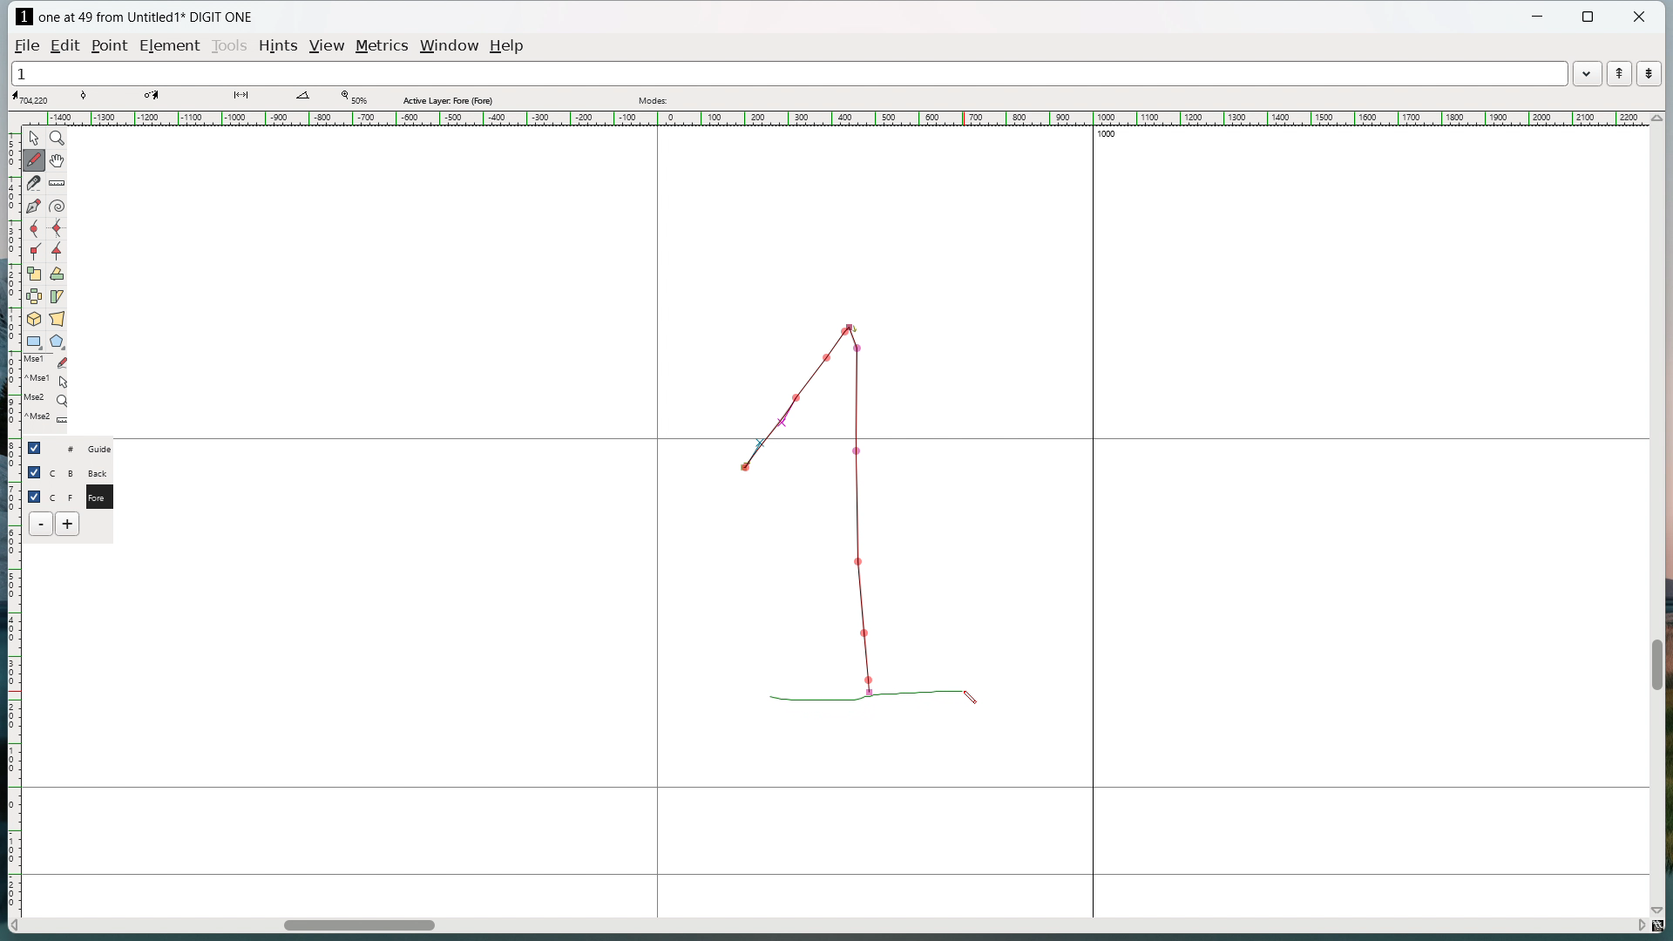 The width and height of the screenshot is (1673, 941). Describe the element at coordinates (103, 97) in the screenshot. I see `tangent` at that location.